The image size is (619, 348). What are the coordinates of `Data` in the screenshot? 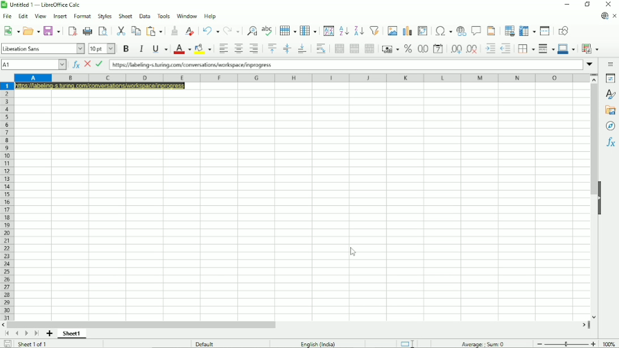 It's located at (145, 15).